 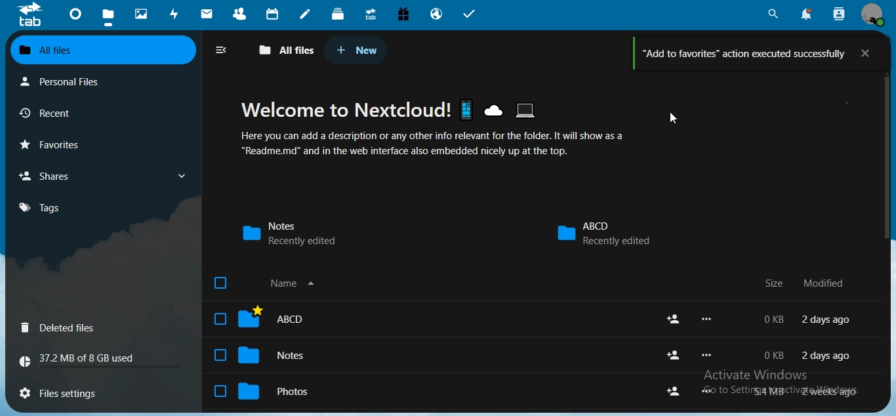 I want to click on ..., so click(x=706, y=355).